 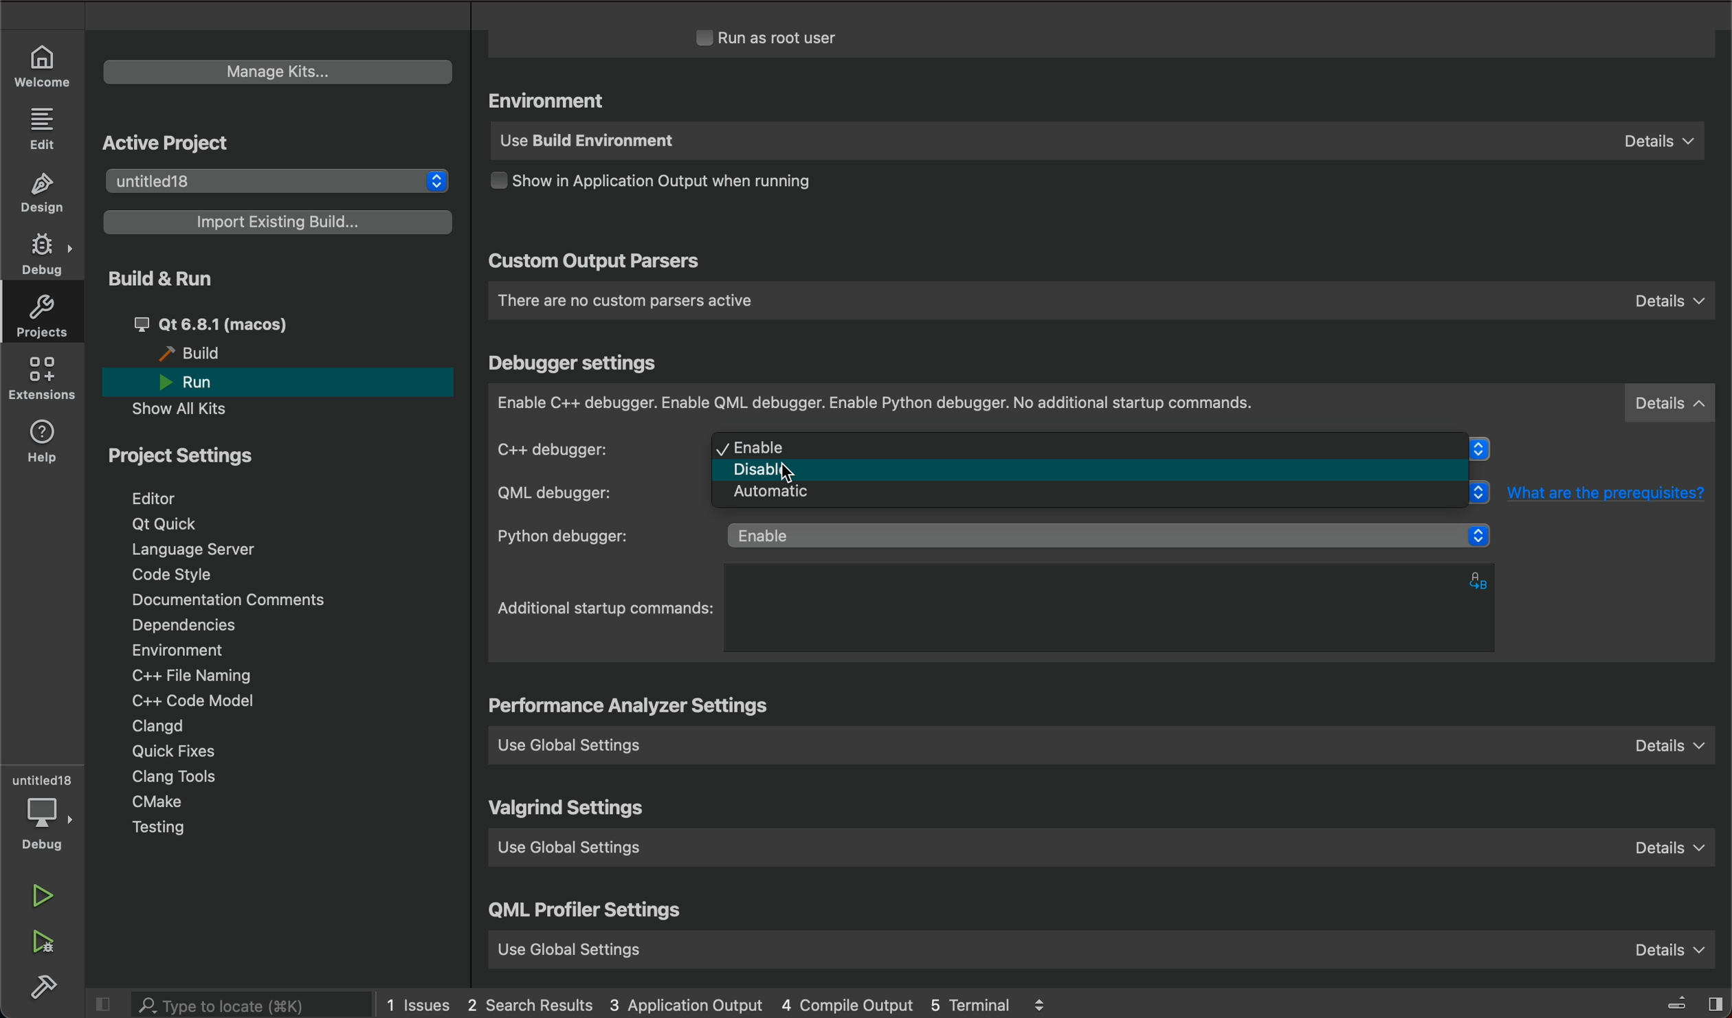 I want to click on tools, so click(x=195, y=778).